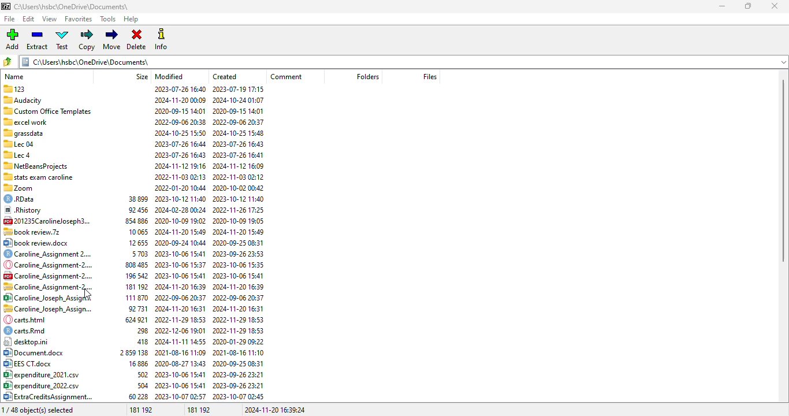 The width and height of the screenshot is (789, 416). Describe the element at coordinates (134, 265) in the screenshot. I see ` Caroline_Assignment-2.... 808485 2023-10-06 15:37 2023-10-06 15:35` at that location.